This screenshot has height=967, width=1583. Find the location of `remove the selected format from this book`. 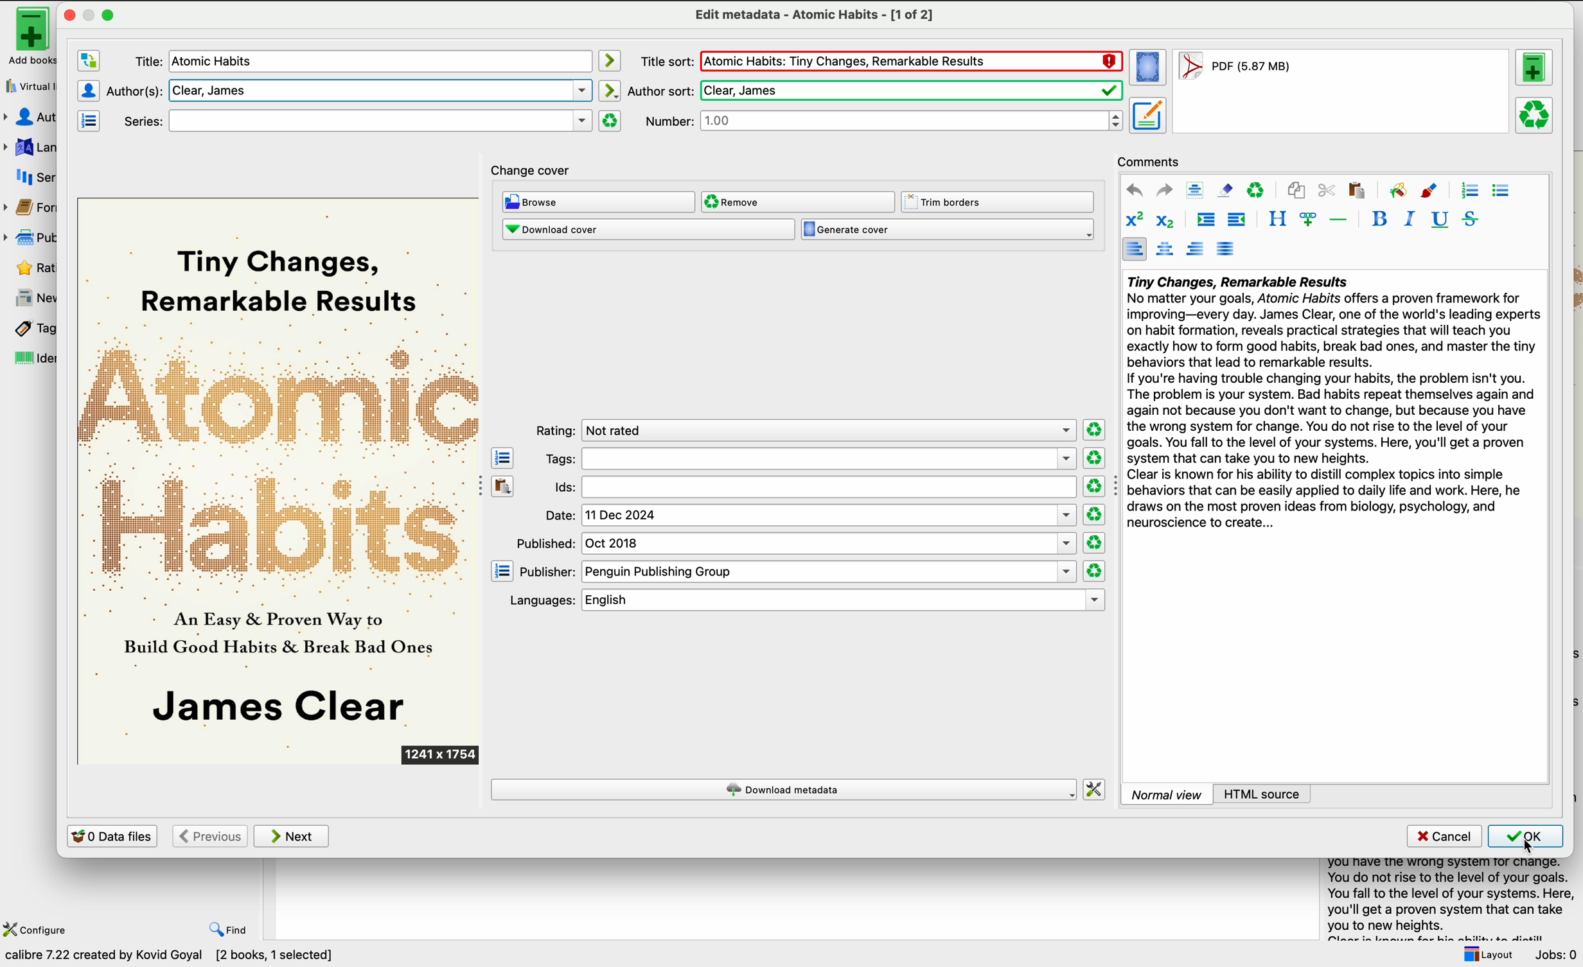

remove the selected format from this book is located at coordinates (1535, 116).